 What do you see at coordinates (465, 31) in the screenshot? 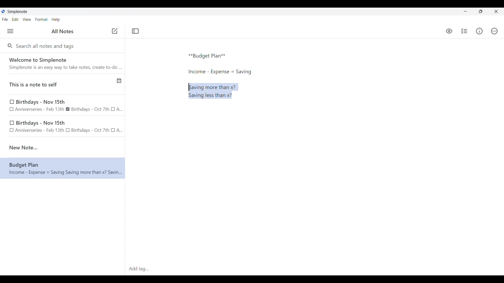
I see `Insert checklist` at bounding box center [465, 31].